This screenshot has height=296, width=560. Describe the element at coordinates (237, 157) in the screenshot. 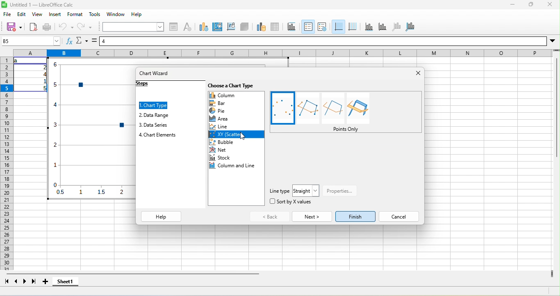

I see `stock` at that location.